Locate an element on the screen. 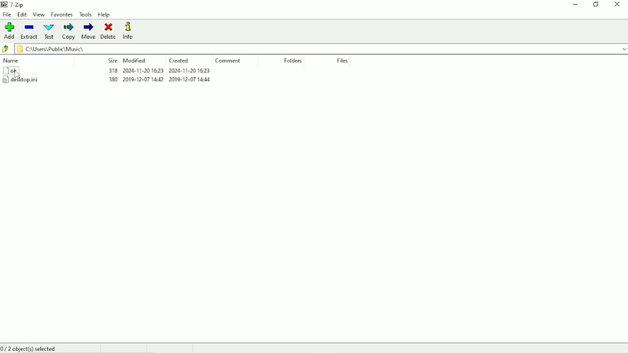  Copy is located at coordinates (69, 31).